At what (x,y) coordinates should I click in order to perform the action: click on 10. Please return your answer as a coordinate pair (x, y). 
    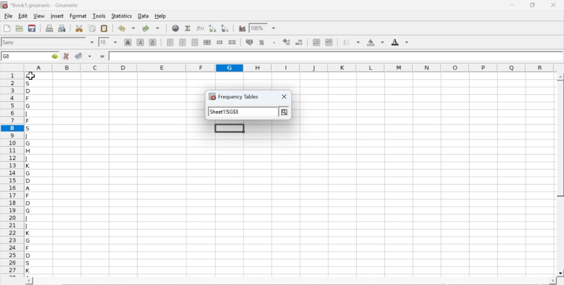
    Looking at the image, I should click on (104, 42).